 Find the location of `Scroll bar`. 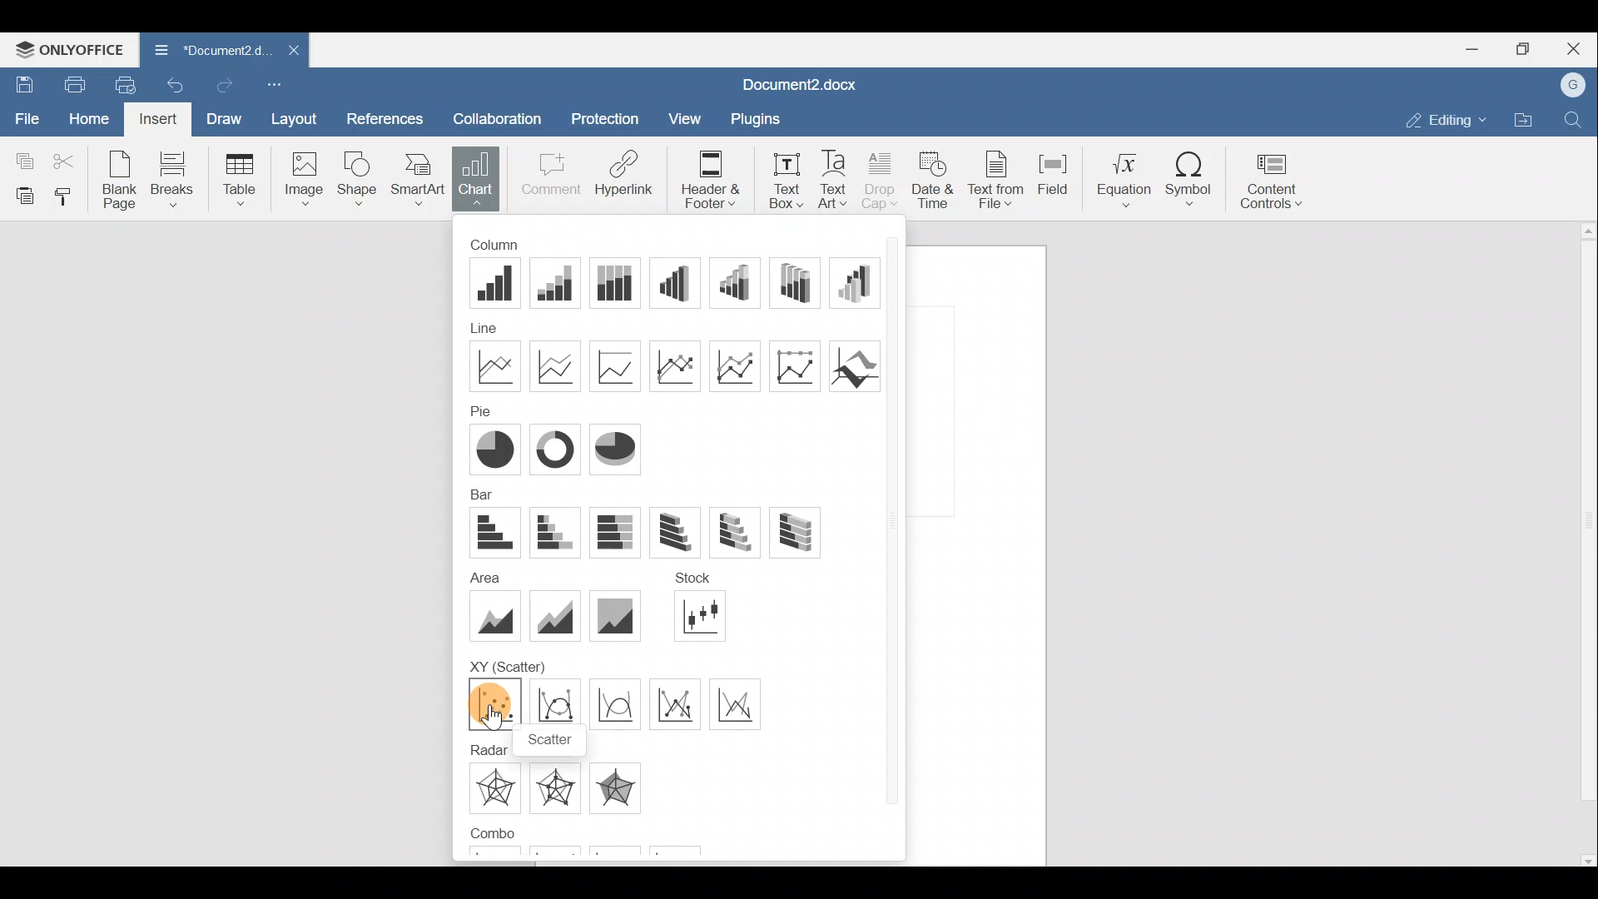

Scroll bar is located at coordinates (895, 541).